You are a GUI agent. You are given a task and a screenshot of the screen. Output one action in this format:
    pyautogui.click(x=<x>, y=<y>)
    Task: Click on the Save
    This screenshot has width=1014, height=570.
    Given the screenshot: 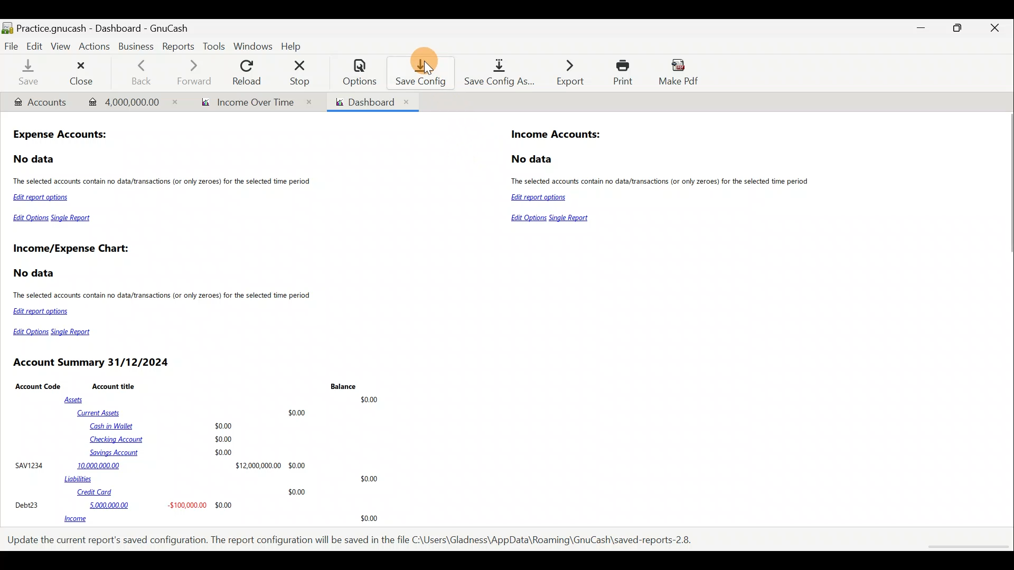 What is the action you would take?
    pyautogui.click(x=28, y=74)
    